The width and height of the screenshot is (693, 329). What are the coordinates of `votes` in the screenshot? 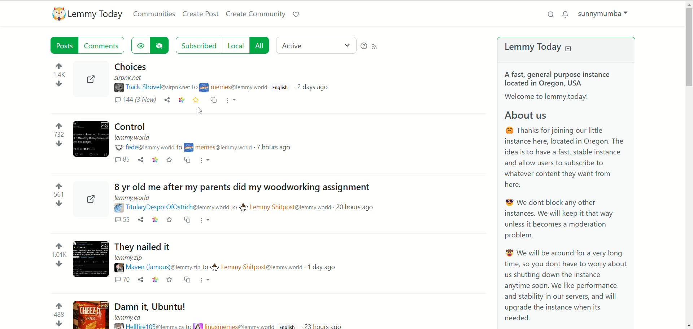 It's located at (55, 195).